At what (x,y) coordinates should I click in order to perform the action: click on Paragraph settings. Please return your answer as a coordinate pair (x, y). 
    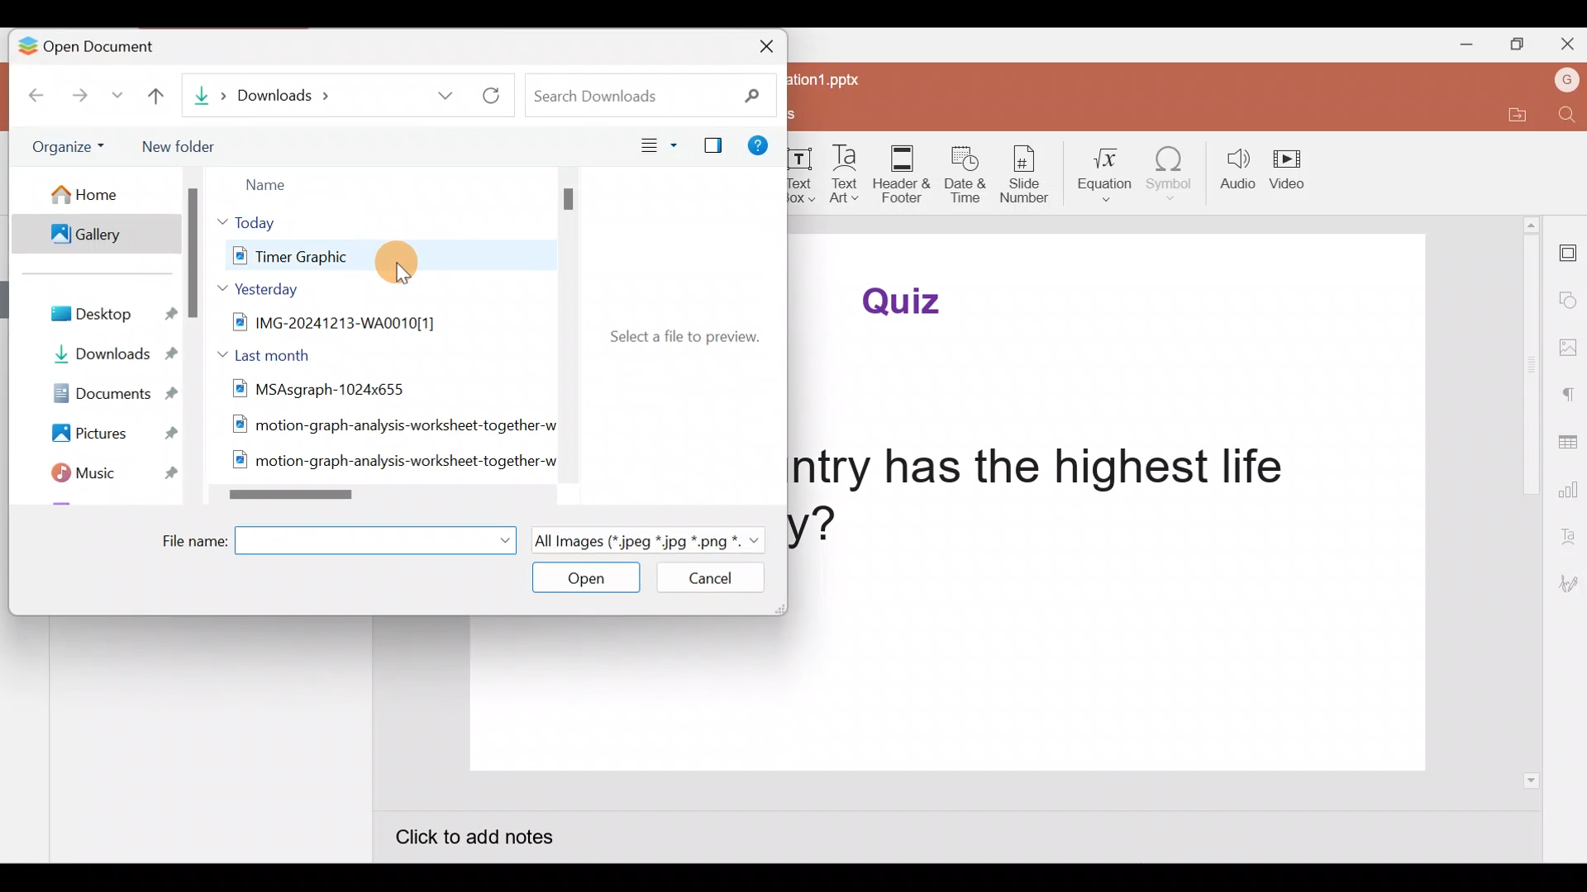
    Looking at the image, I should click on (1569, 395).